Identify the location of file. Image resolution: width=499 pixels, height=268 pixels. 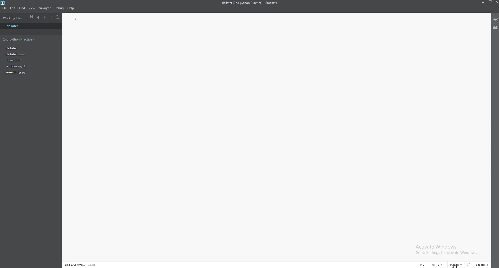
(28, 66).